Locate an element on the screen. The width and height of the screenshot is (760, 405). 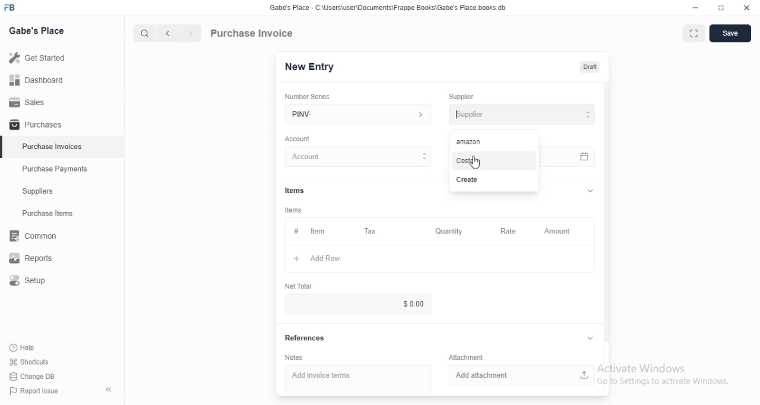
Tax is located at coordinates (372, 231).